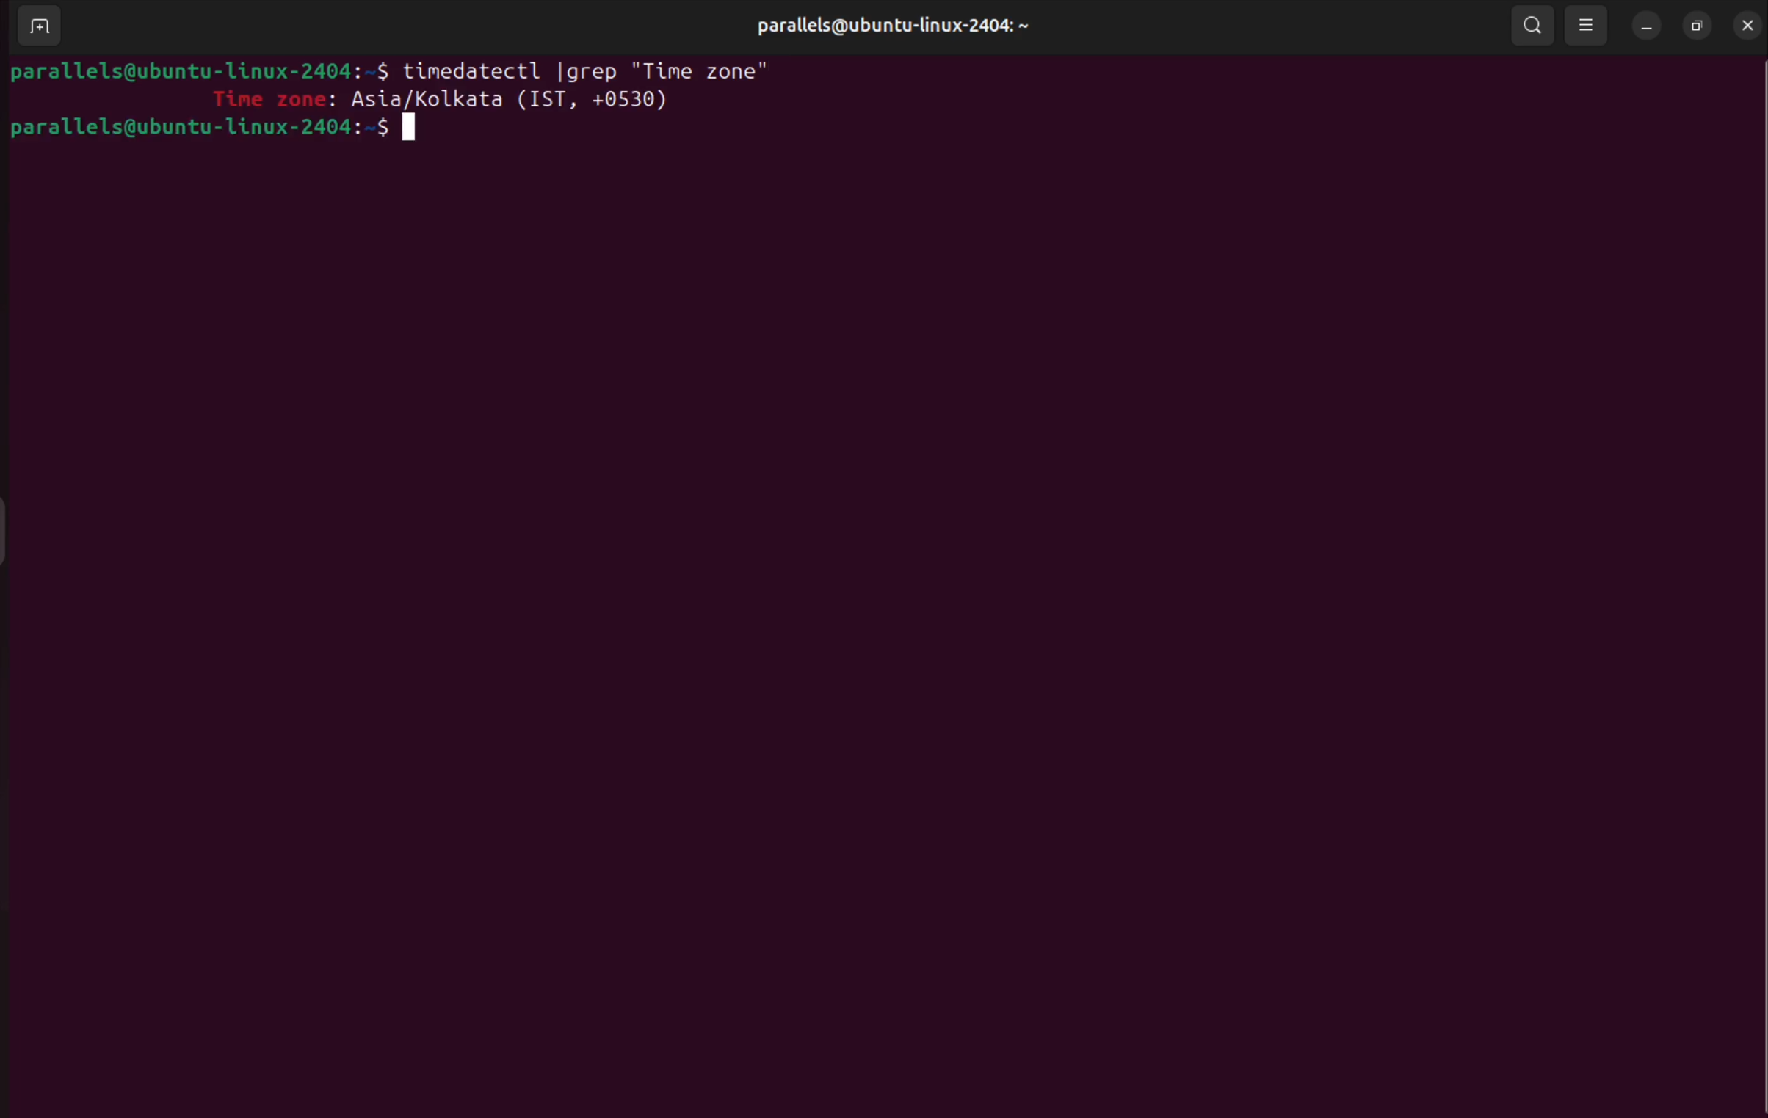 Image resolution: width=1768 pixels, height=1118 pixels. I want to click on resize, so click(1699, 27).